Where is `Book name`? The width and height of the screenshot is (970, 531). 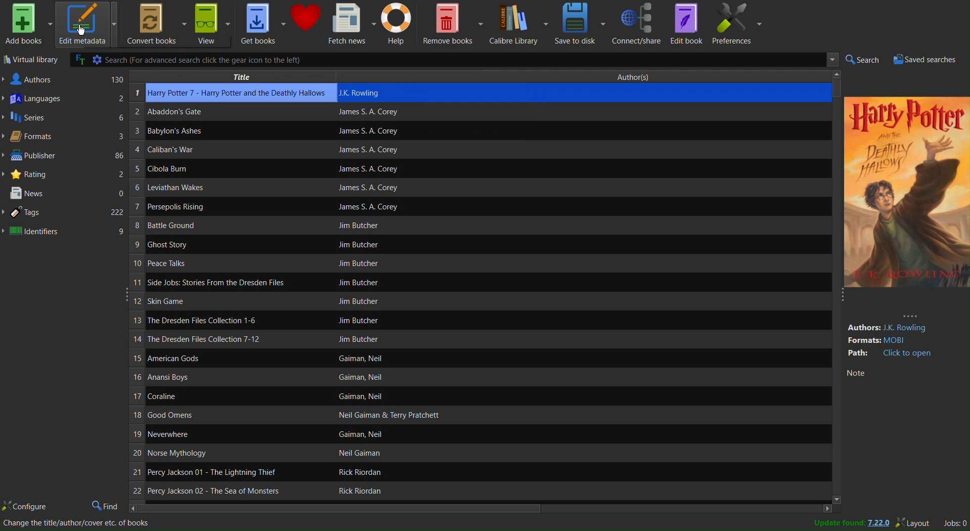 Book name is located at coordinates (198, 434).